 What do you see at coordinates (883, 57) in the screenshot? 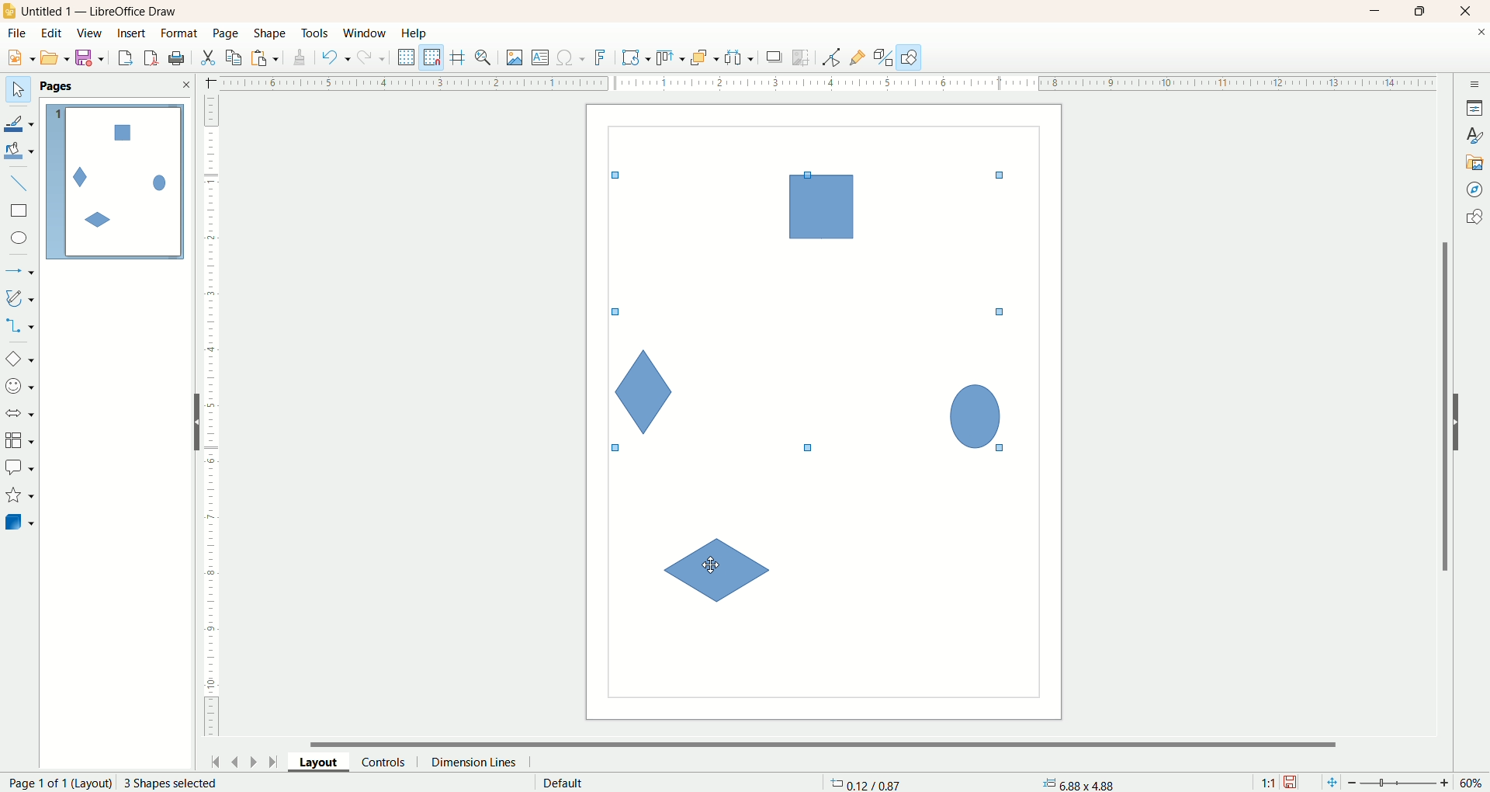
I see `toggle extrusion` at bounding box center [883, 57].